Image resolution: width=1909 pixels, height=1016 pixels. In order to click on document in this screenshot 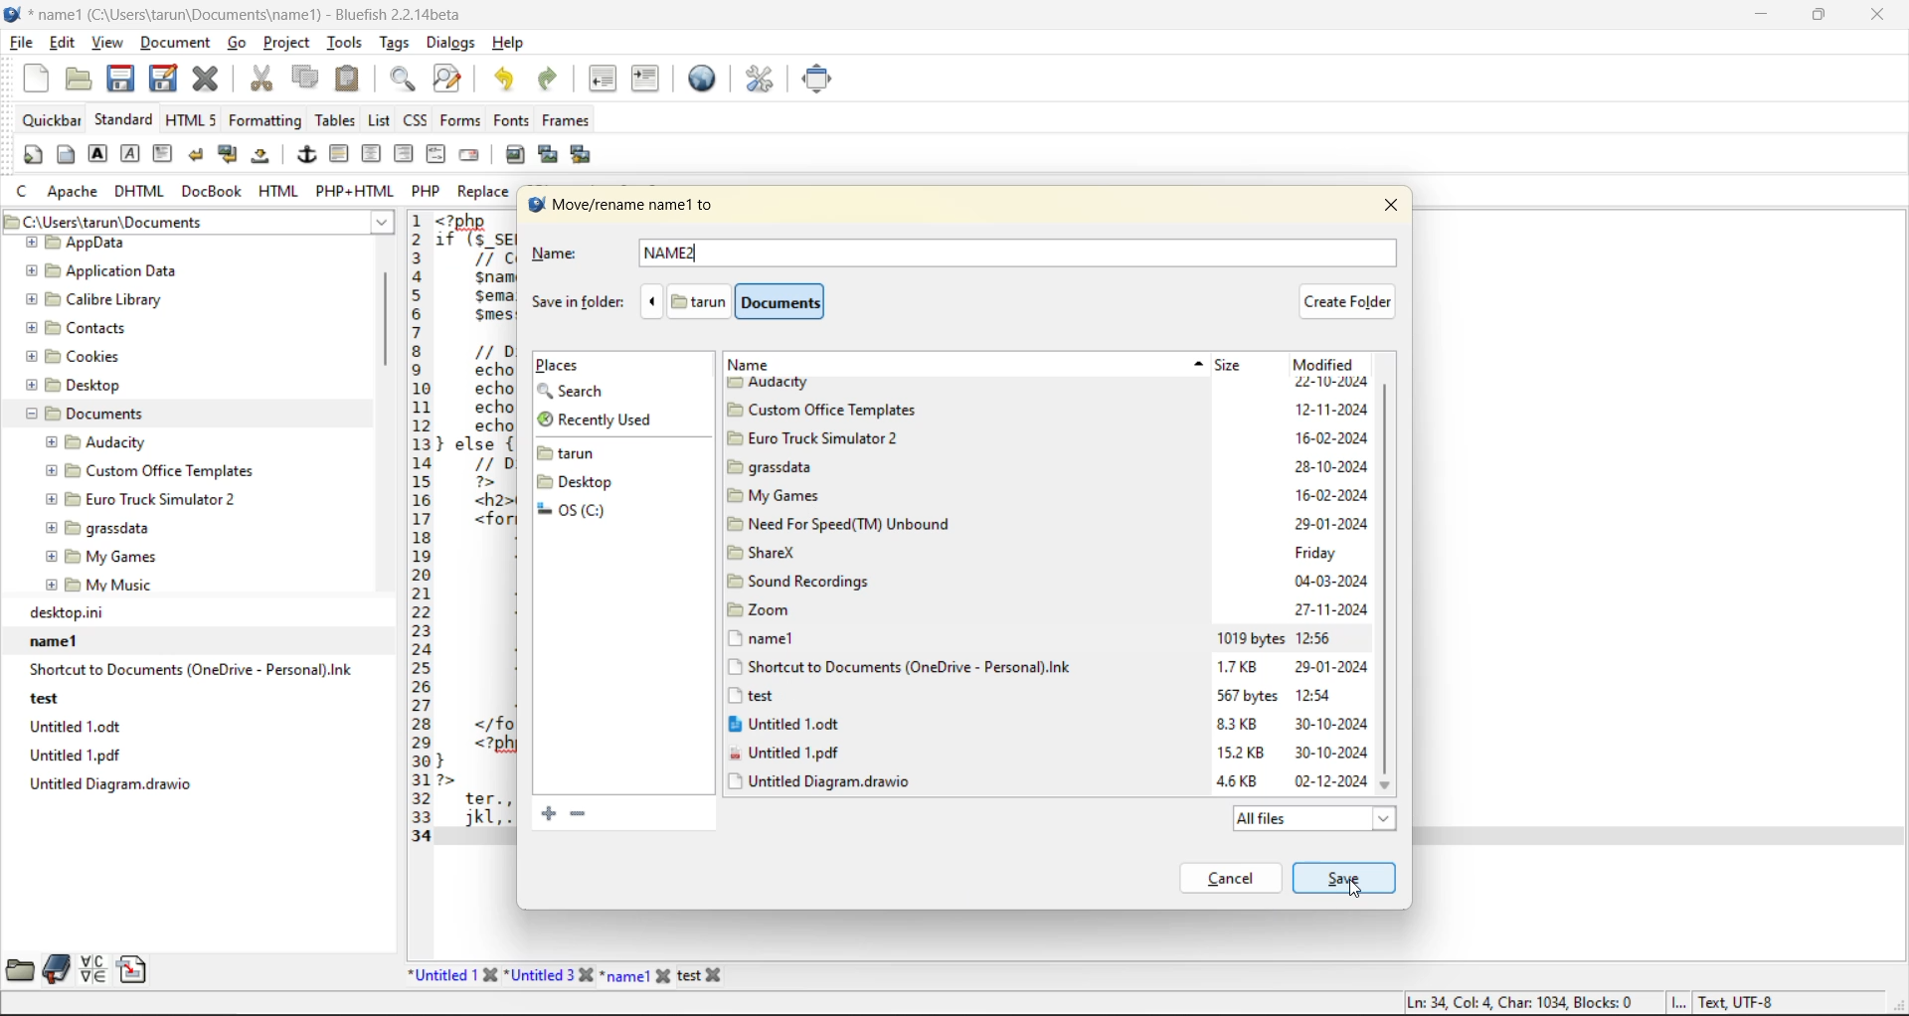, I will do `click(177, 44)`.